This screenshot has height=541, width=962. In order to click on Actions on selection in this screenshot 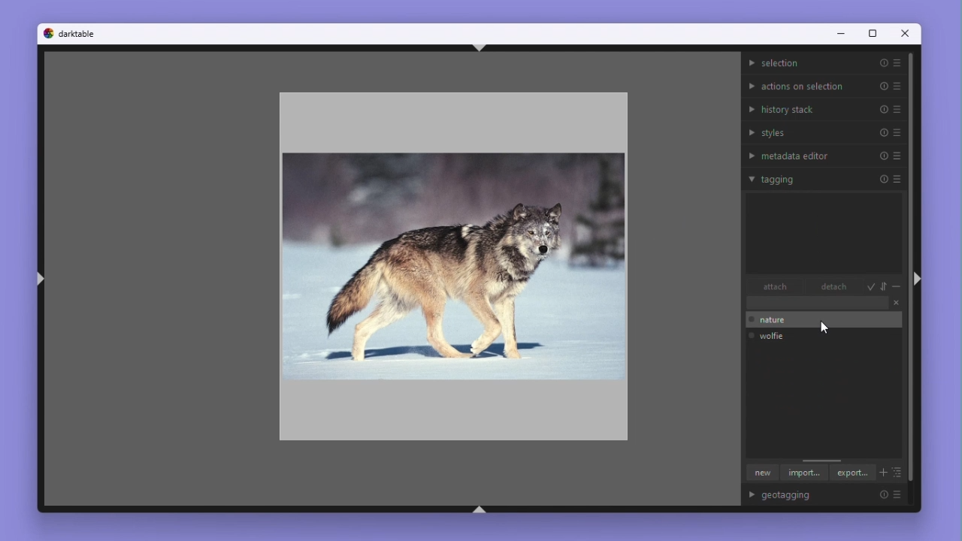, I will do `click(824, 84)`.